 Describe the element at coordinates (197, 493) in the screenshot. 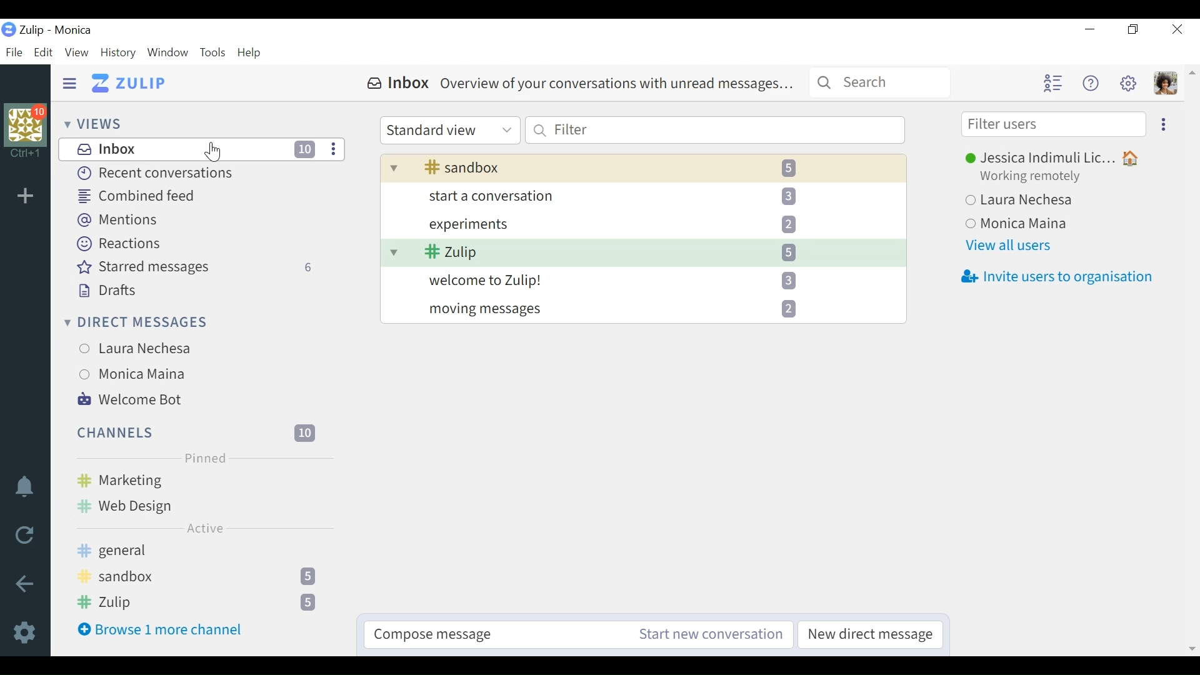

I see `Channels` at that location.